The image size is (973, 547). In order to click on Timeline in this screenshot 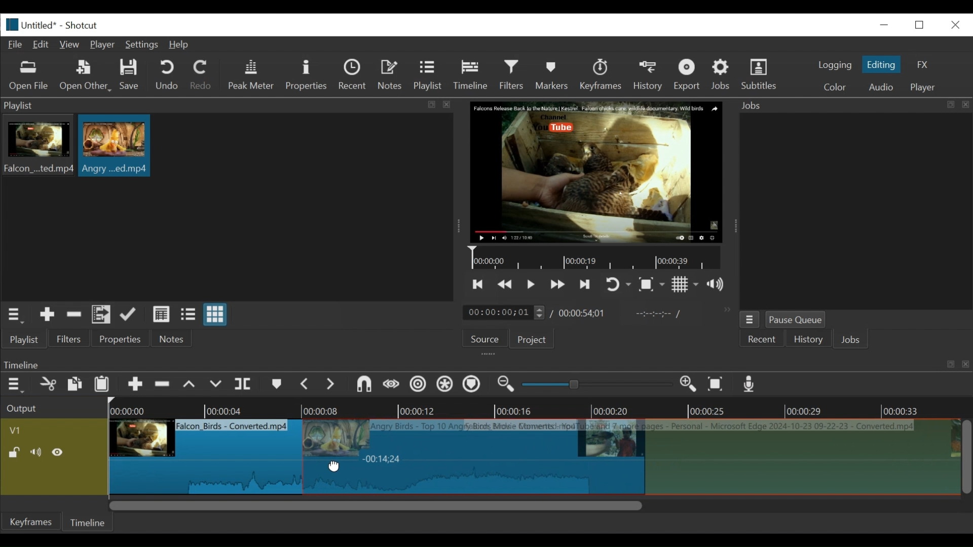, I will do `click(90, 521)`.